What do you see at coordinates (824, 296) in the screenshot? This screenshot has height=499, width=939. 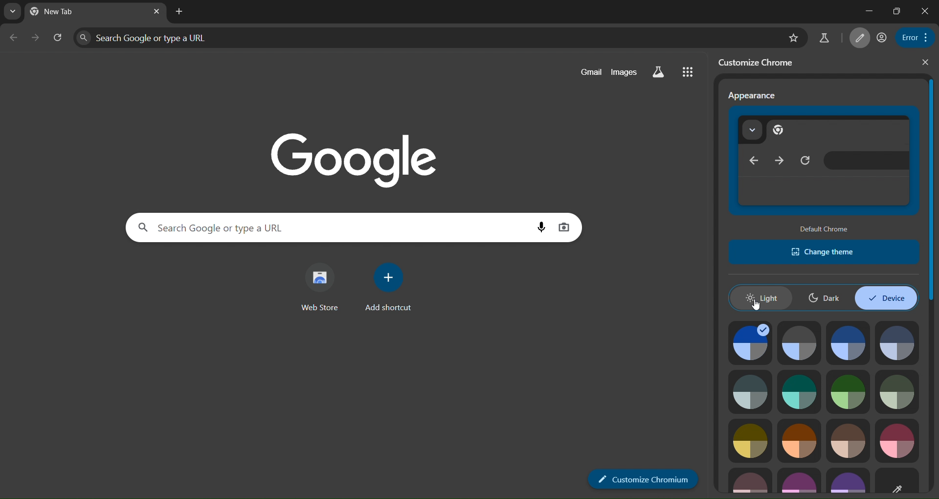 I see `dark` at bounding box center [824, 296].